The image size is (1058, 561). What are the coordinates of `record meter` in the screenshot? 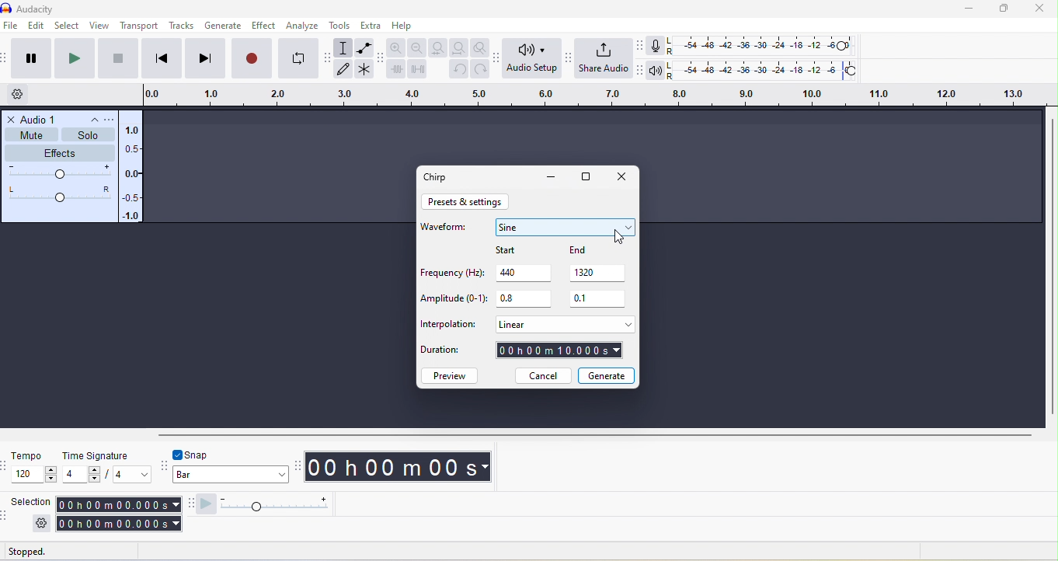 It's located at (659, 45).